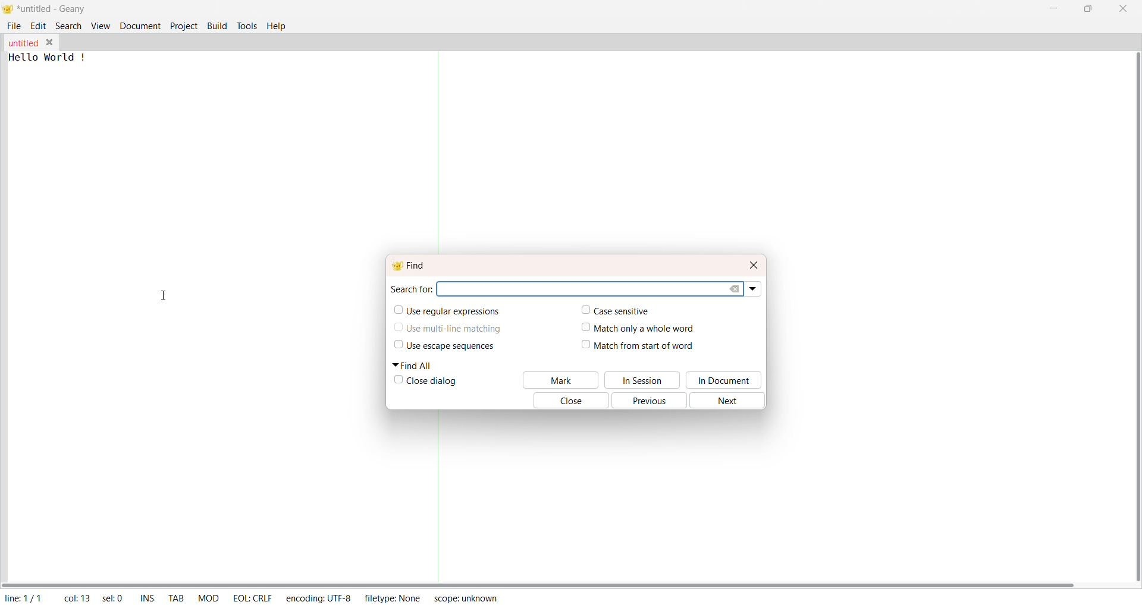 Image resolution: width=1142 pixels, height=605 pixels. Describe the element at coordinates (22, 43) in the screenshot. I see `File Name` at that location.